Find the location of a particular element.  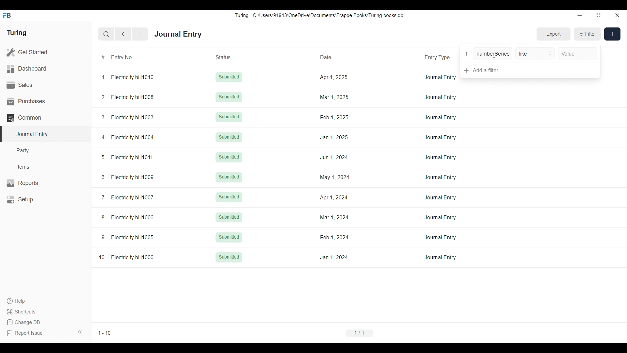

Shortcuts is located at coordinates (25, 312).